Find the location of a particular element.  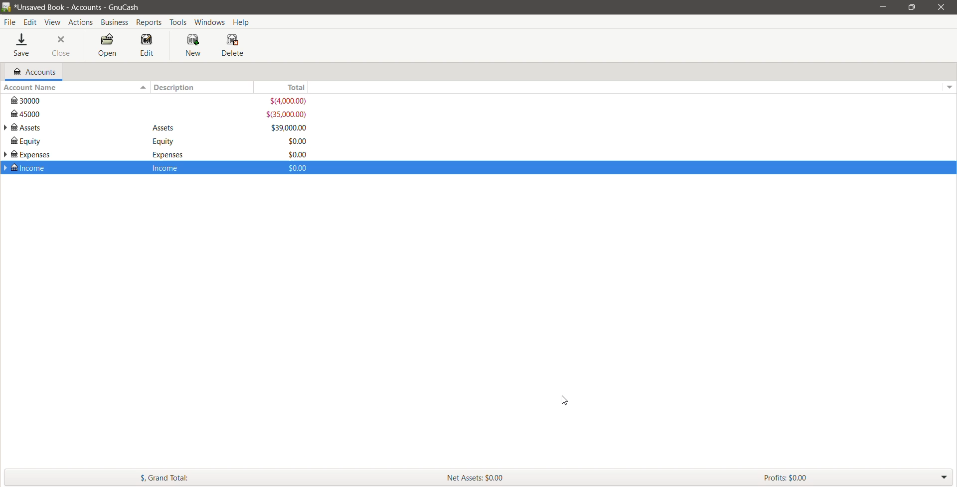

Profits is located at coordinates (858, 477).